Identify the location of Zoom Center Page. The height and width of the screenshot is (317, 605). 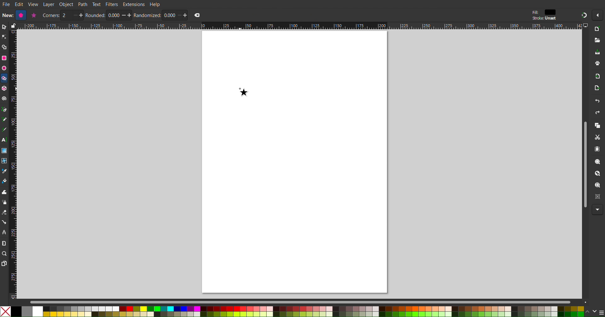
(598, 198).